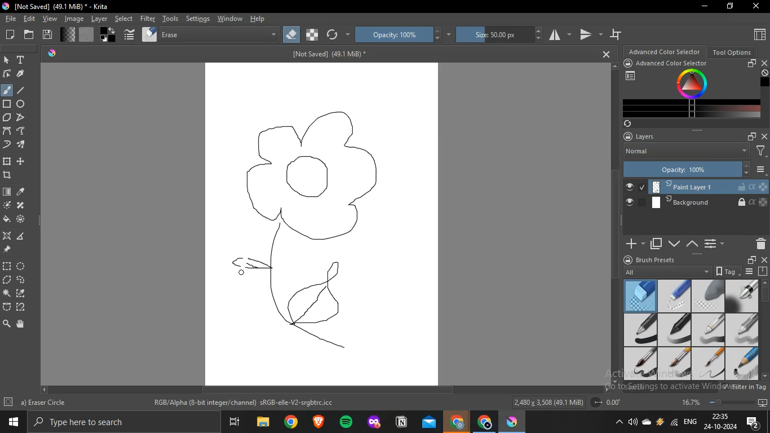  Describe the element at coordinates (693, 244) in the screenshot. I see `mask up` at that location.